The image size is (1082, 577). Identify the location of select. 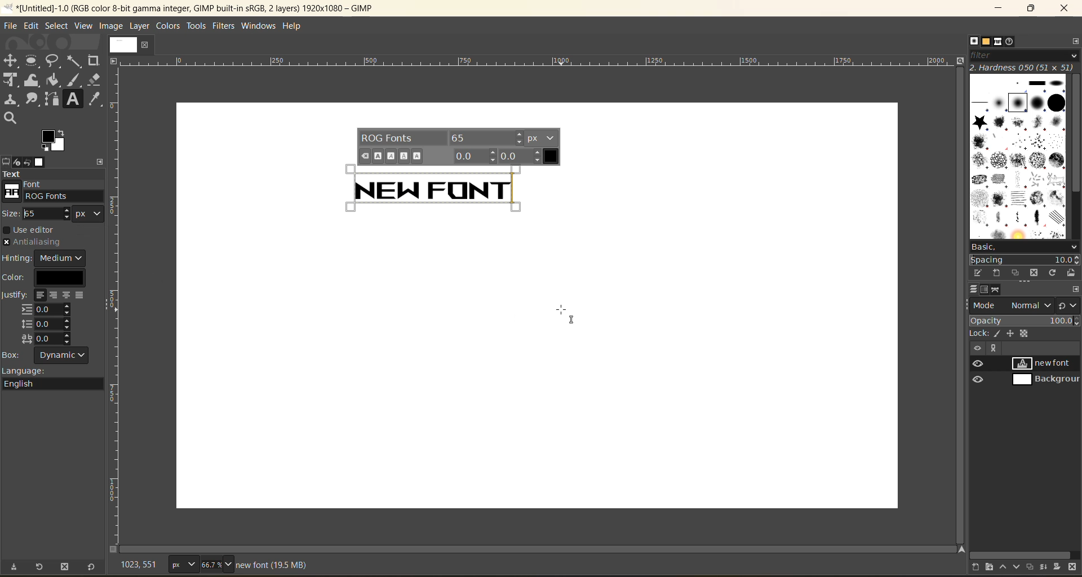
(57, 27).